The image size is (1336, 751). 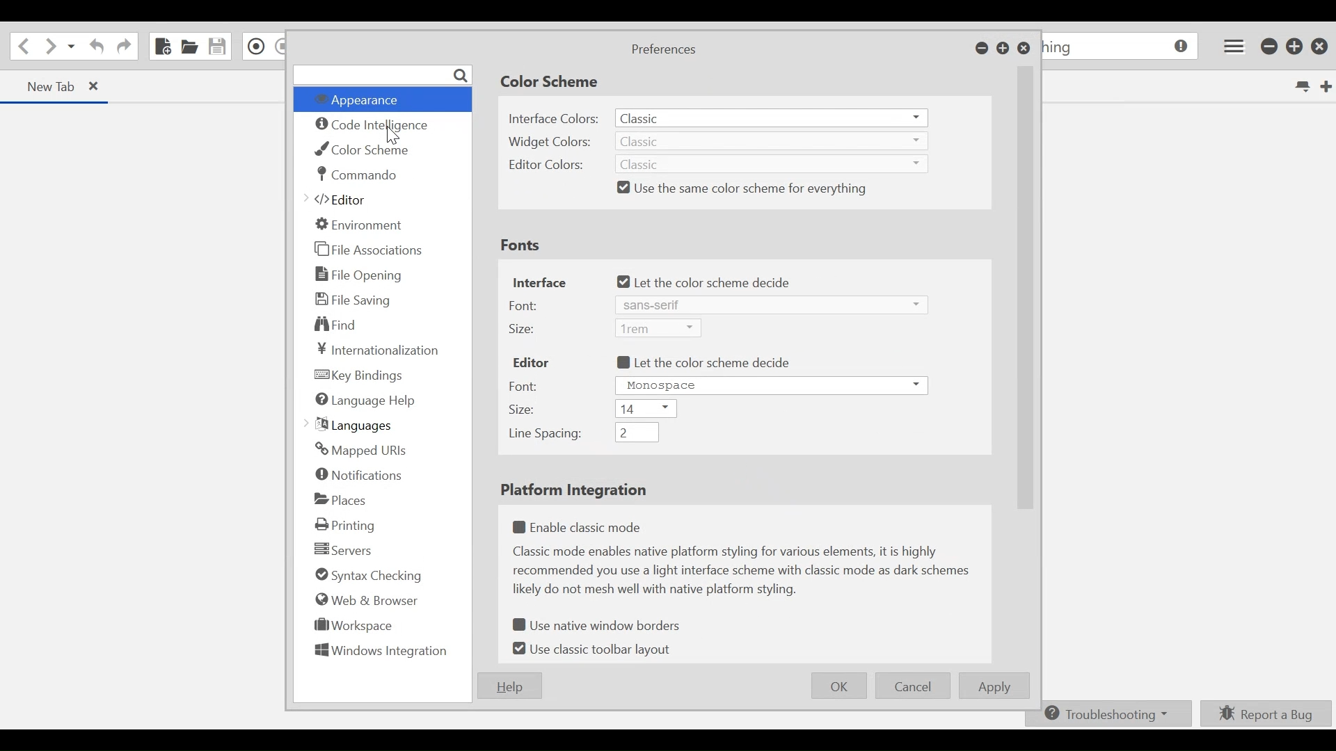 I want to click on Color Scheme, so click(x=549, y=83).